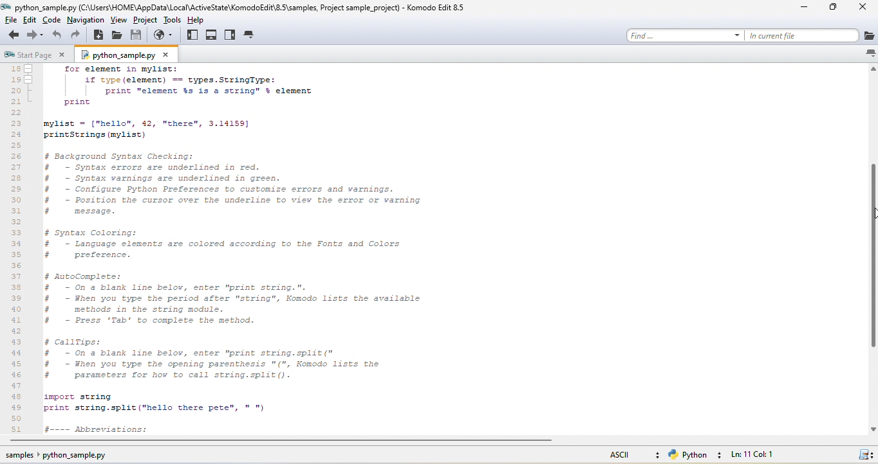  What do you see at coordinates (412, 249) in the screenshot?
I see `scrolled through file contents` at bounding box center [412, 249].